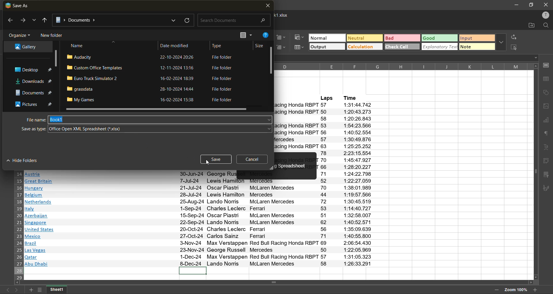 This screenshot has width=553, height=294. What do you see at coordinates (402, 38) in the screenshot?
I see `bad` at bounding box center [402, 38].